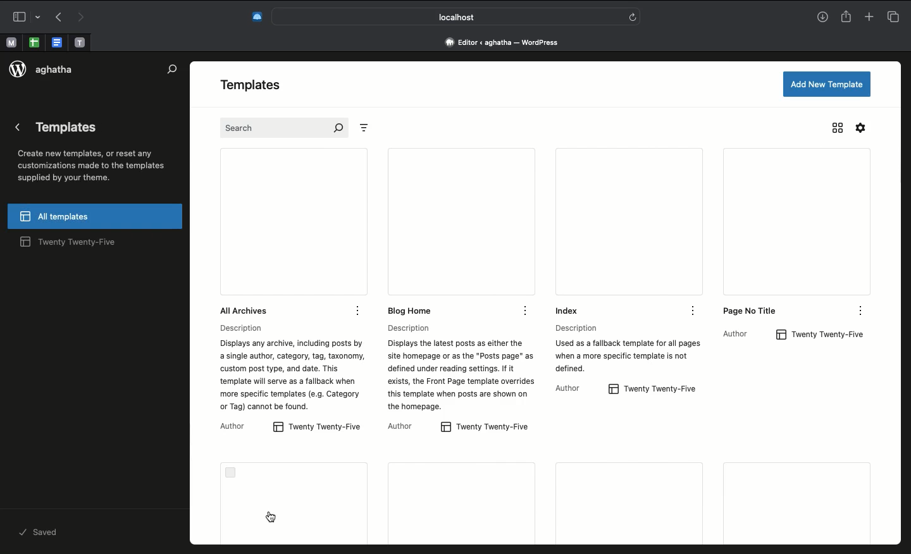  I want to click on Sidebar, so click(24, 16).